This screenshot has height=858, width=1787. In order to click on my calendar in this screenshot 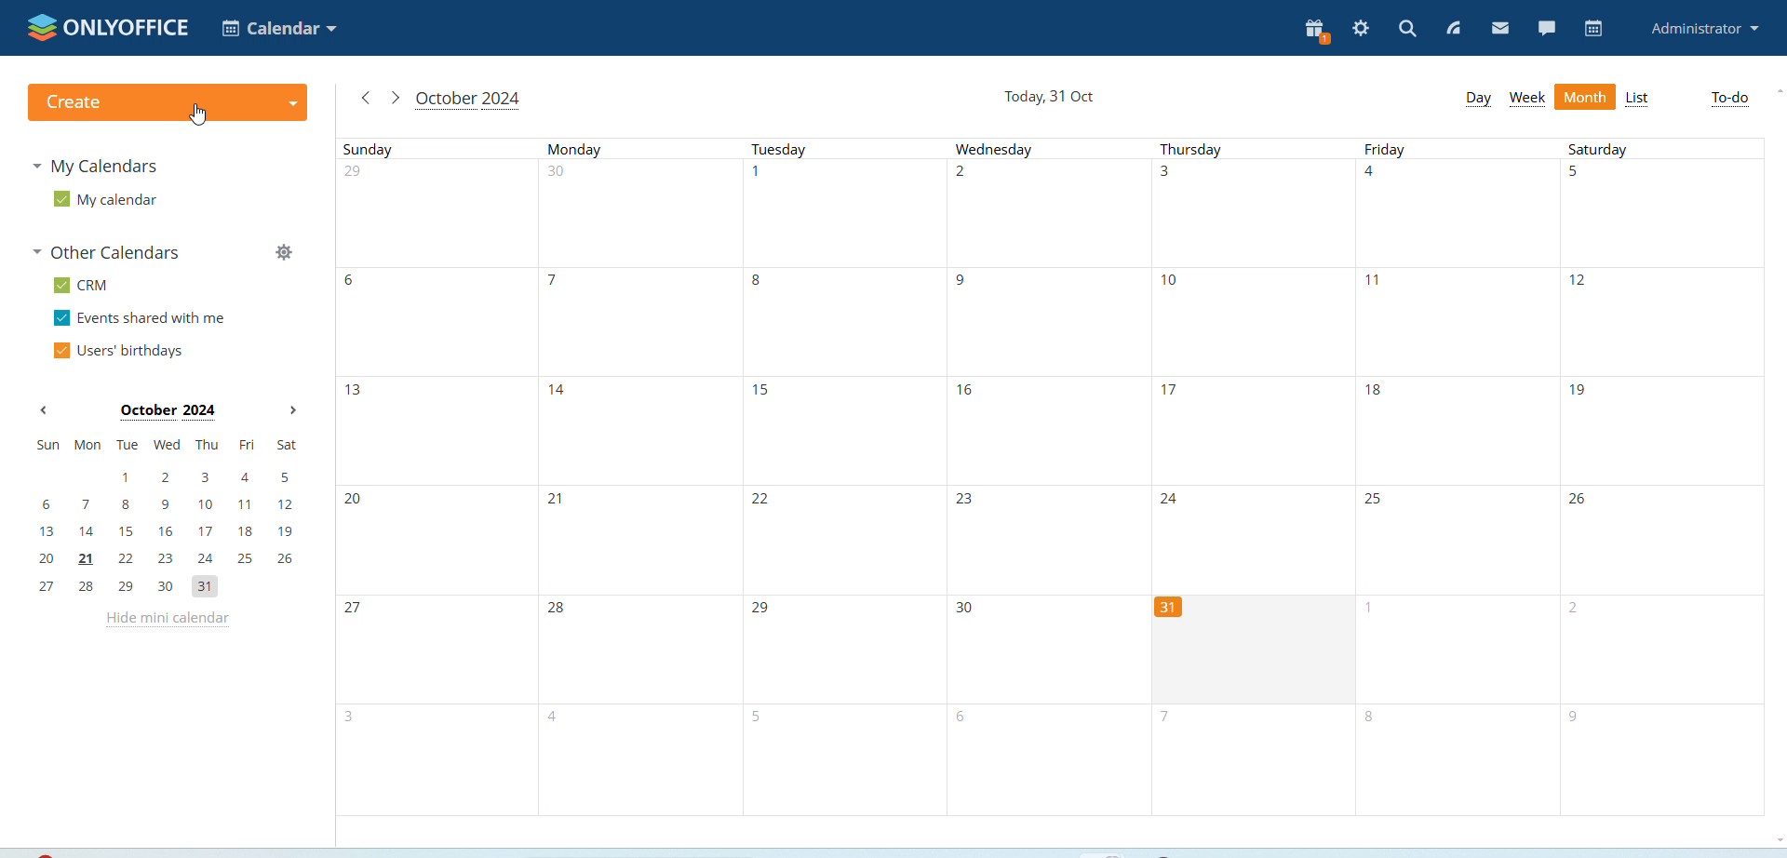, I will do `click(111, 198)`.